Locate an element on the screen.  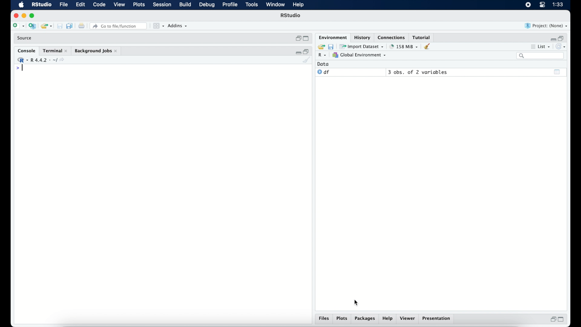
maximize is located at coordinates (306, 38).